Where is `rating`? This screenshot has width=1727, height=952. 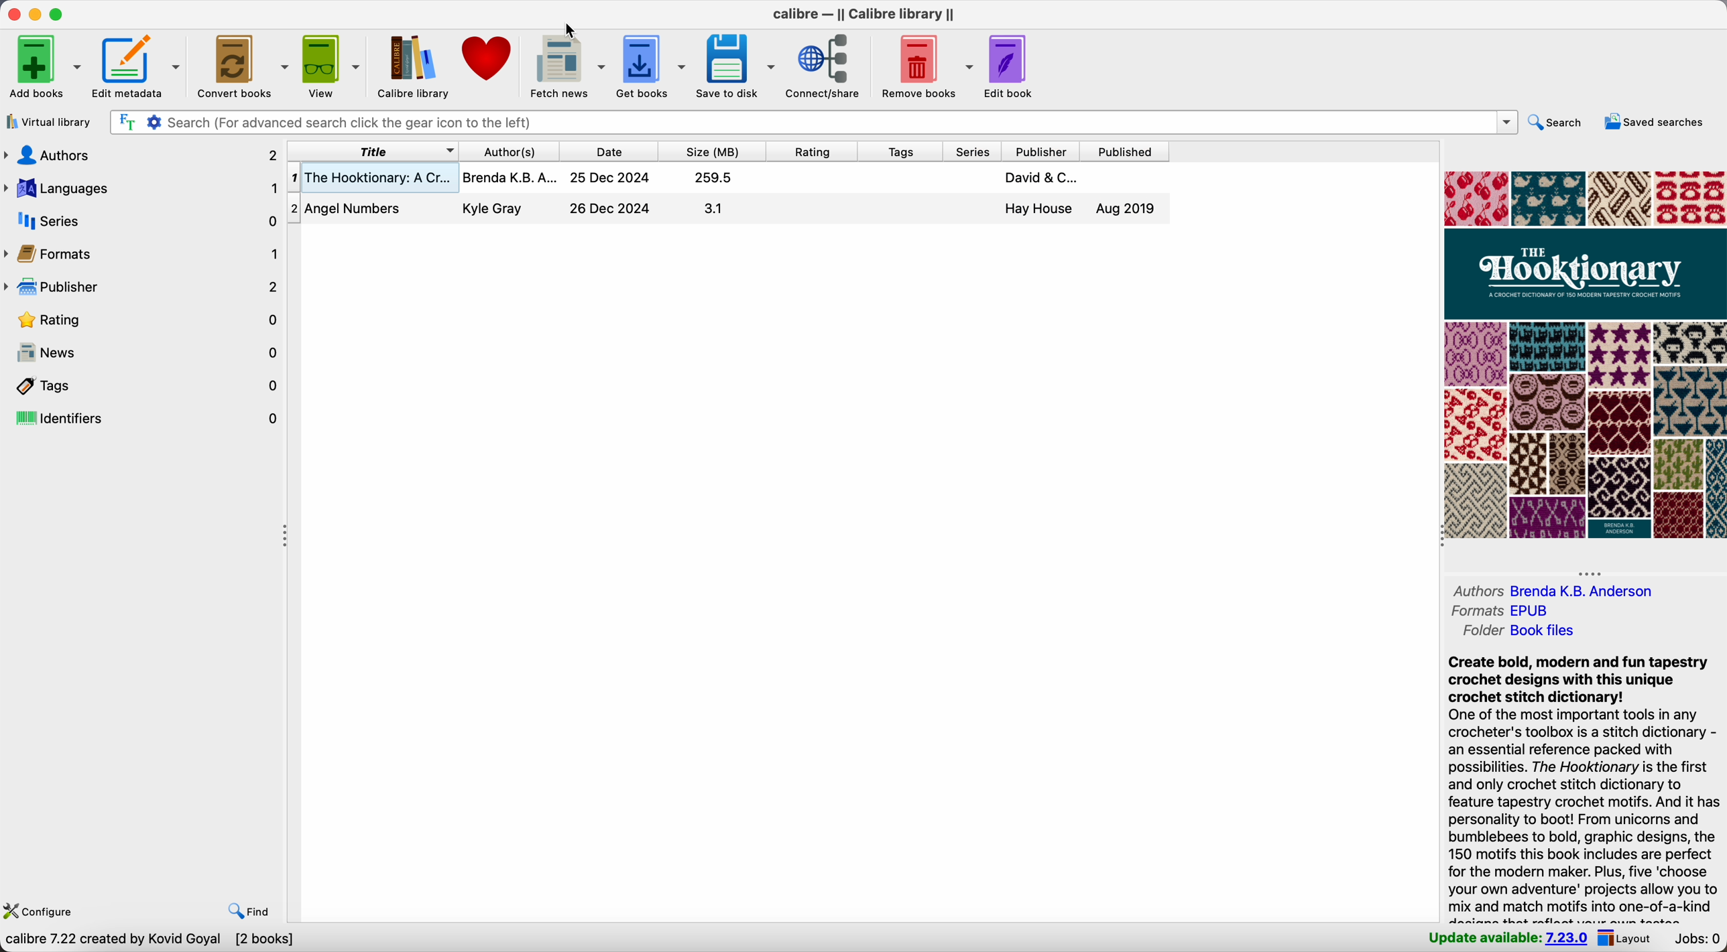
rating is located at coordinates (812, 151).